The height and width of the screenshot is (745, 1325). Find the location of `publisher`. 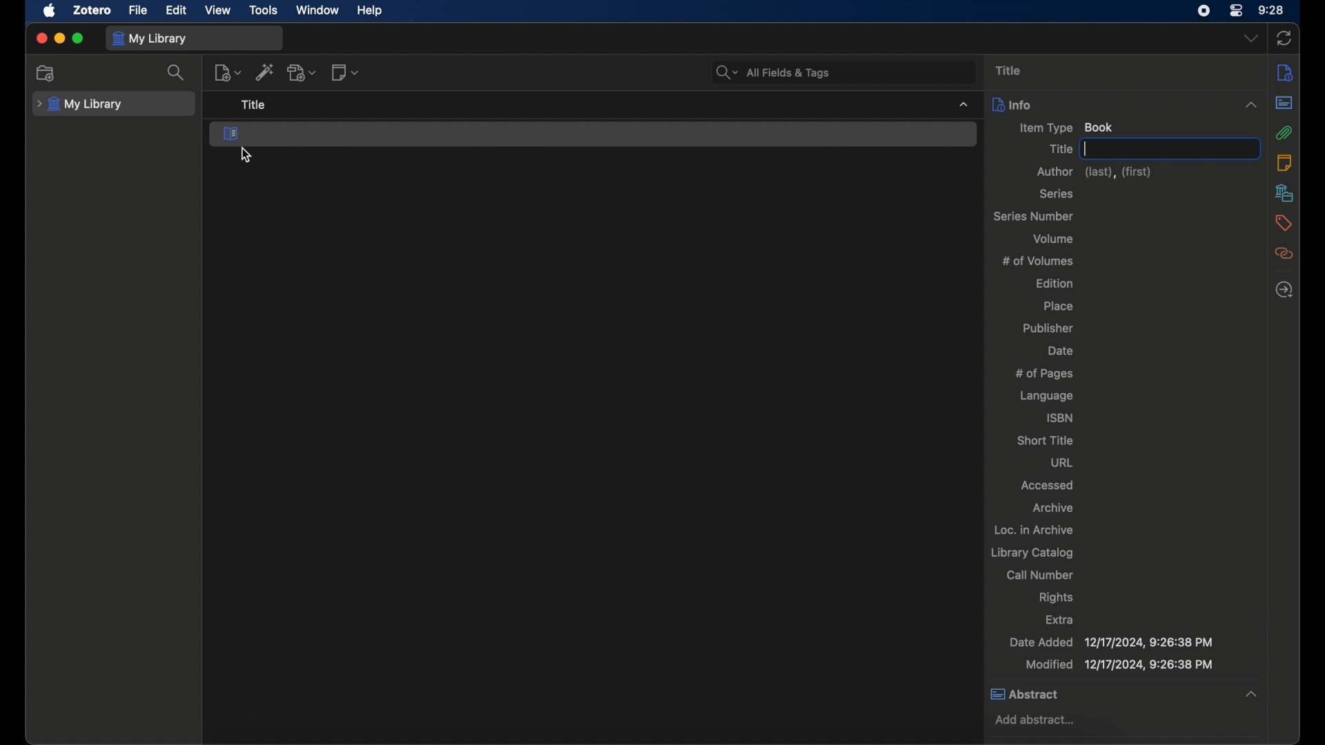

publisher is located at coordinates (1048, 328).